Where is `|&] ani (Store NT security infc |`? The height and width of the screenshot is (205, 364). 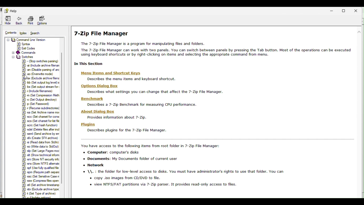
|&] ani (Store NT security infc | is located at coordinates (42, 159).